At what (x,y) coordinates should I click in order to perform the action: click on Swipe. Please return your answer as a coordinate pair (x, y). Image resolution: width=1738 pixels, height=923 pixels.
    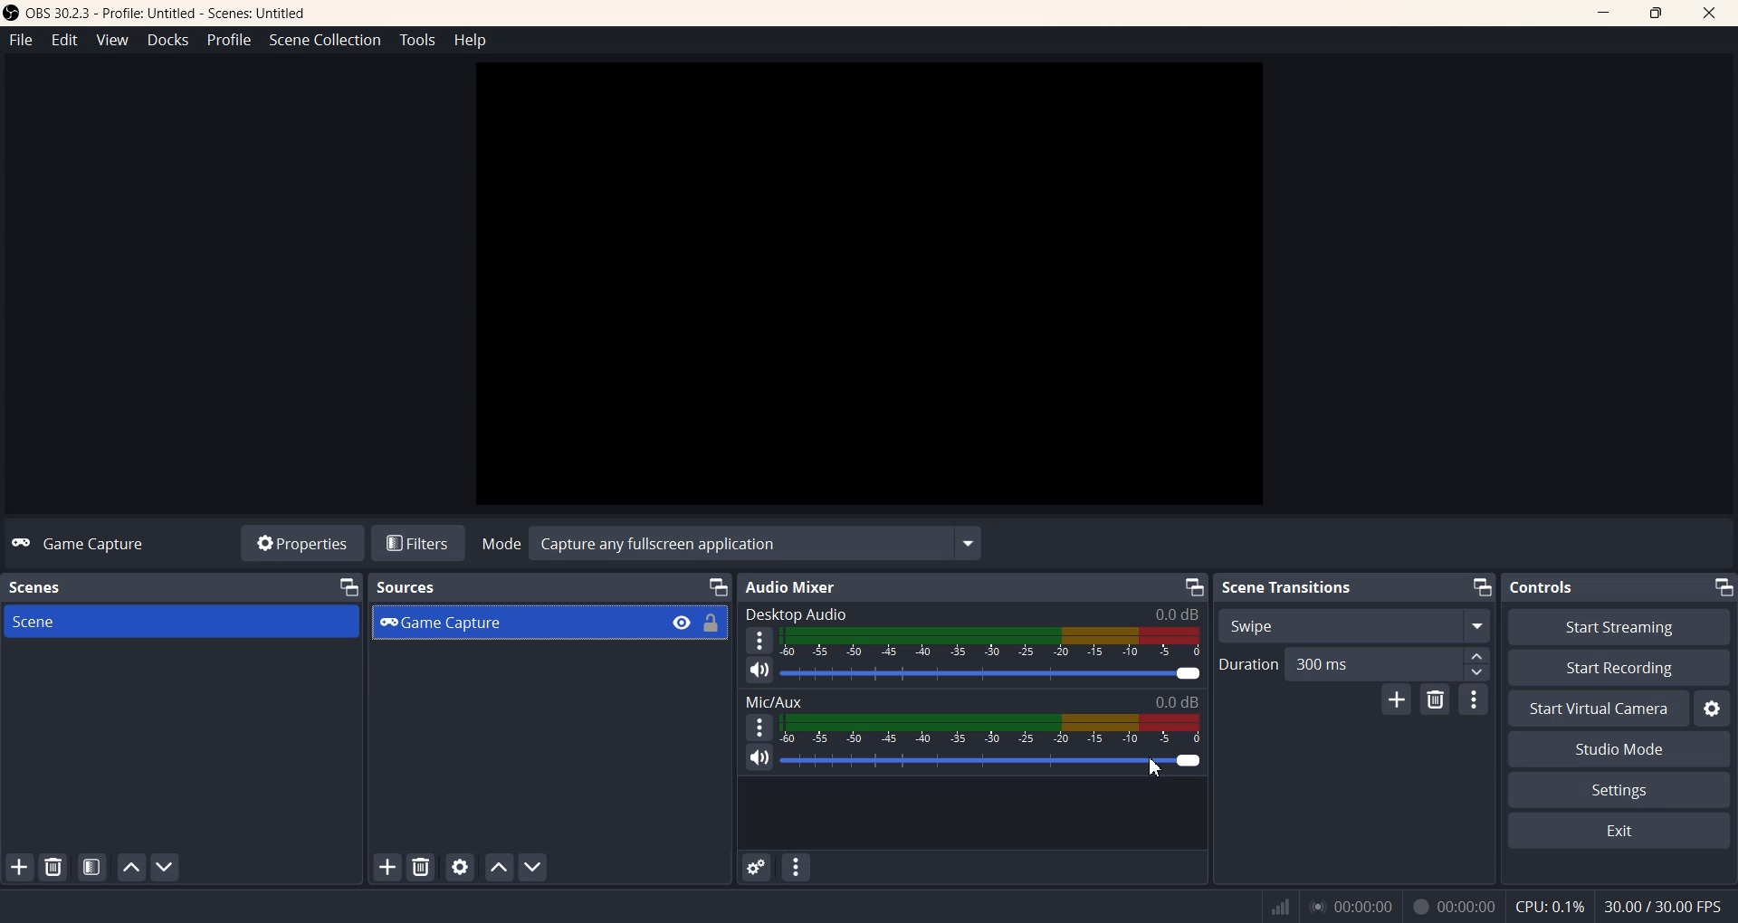
    Looking at the image, I should click on (1352, 625).